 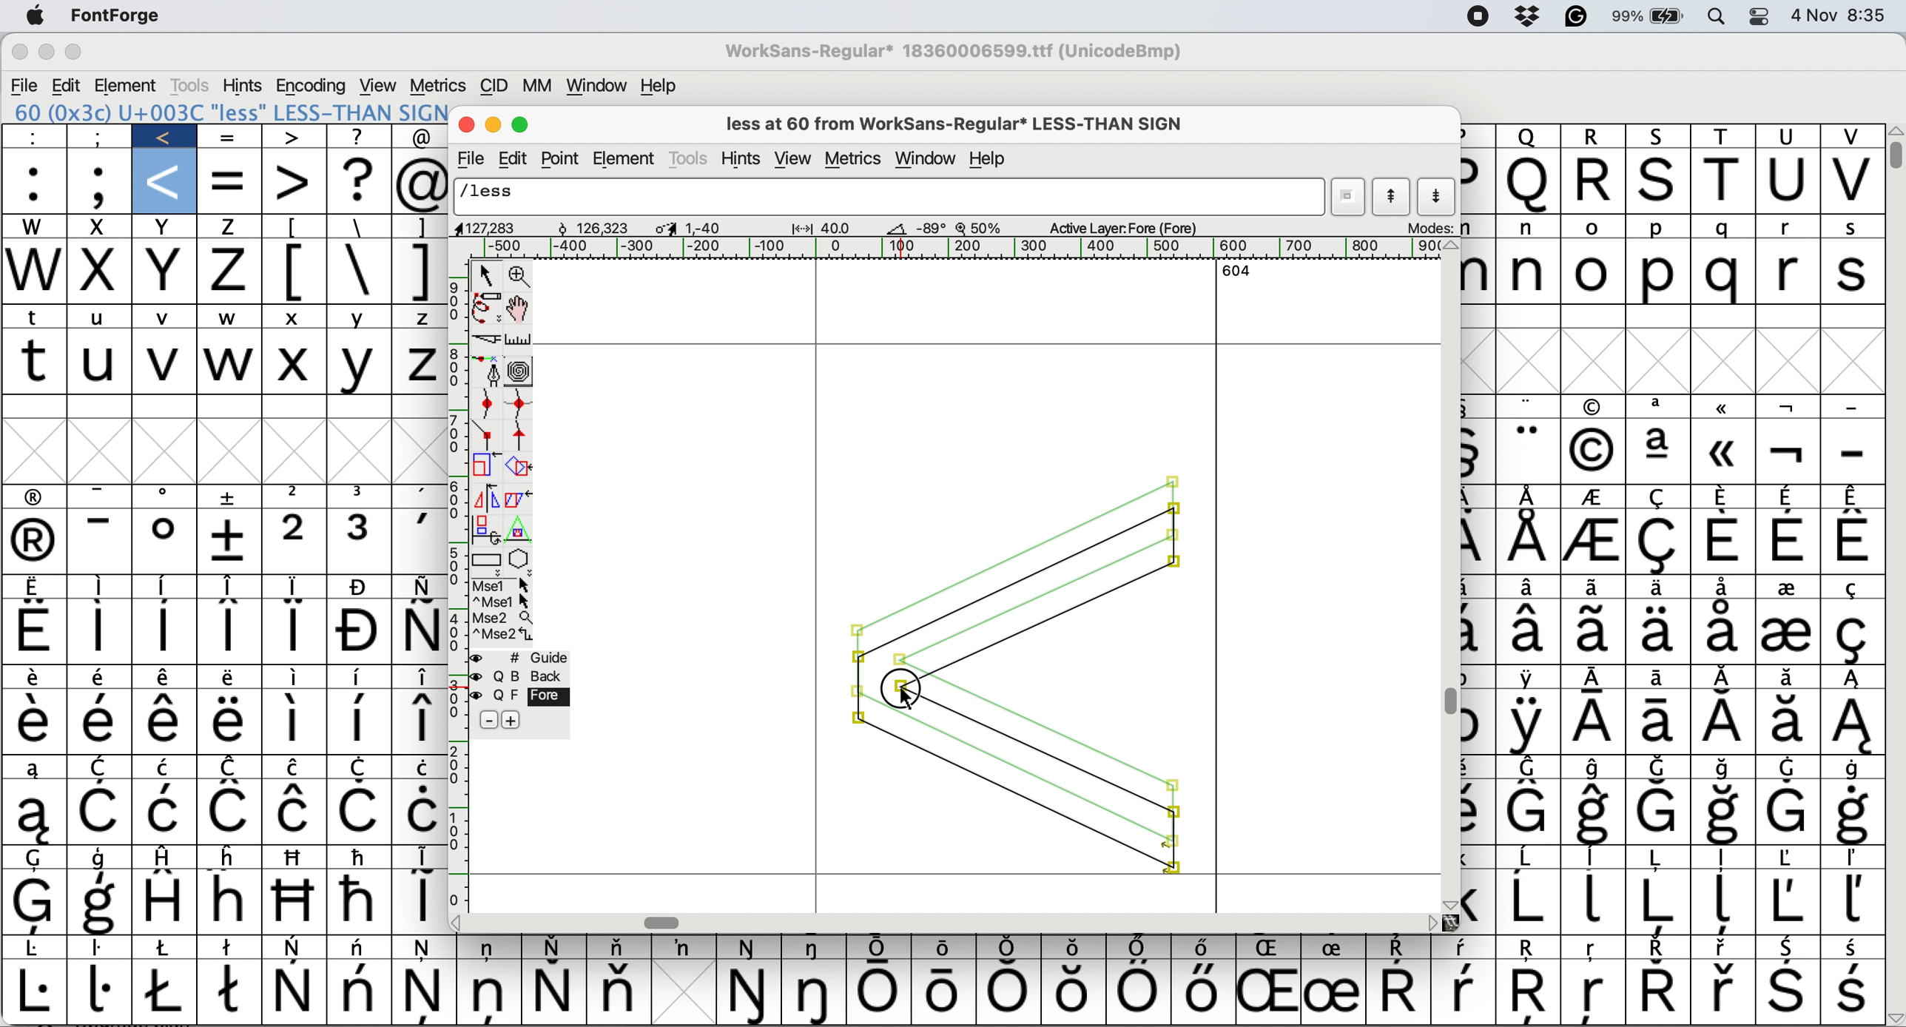 I want to click on Symbol, so click(x=104, y=587).